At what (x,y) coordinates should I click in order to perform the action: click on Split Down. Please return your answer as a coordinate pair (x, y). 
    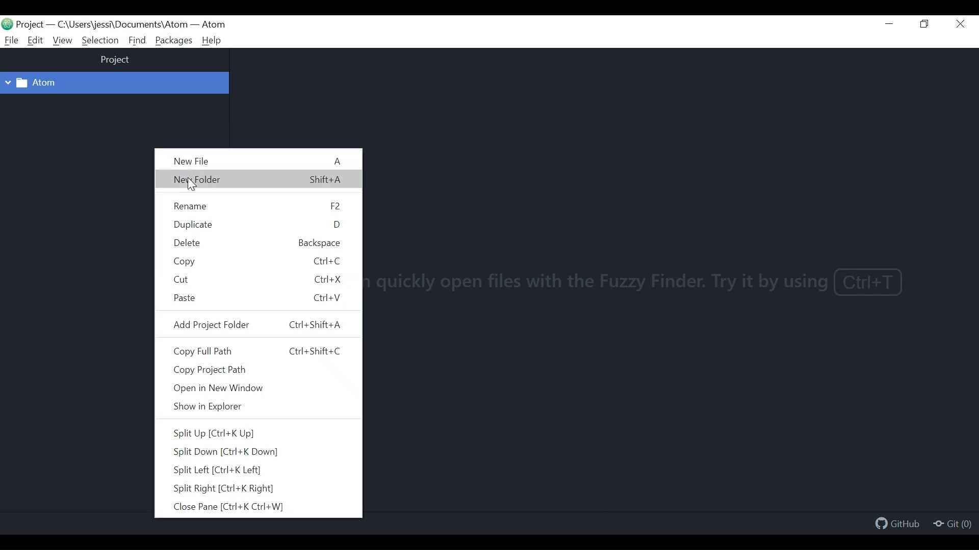
    Looking at the image, I should click on (226, 452).